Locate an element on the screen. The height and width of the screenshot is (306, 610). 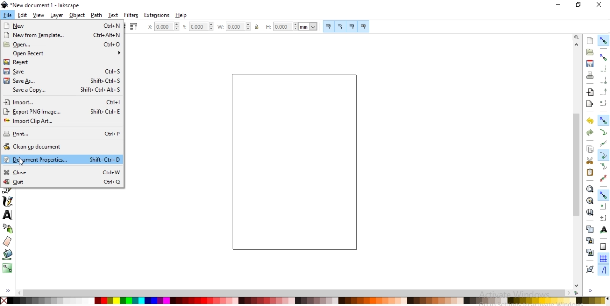
fill bounded areas is located at coordinates (8, 255).